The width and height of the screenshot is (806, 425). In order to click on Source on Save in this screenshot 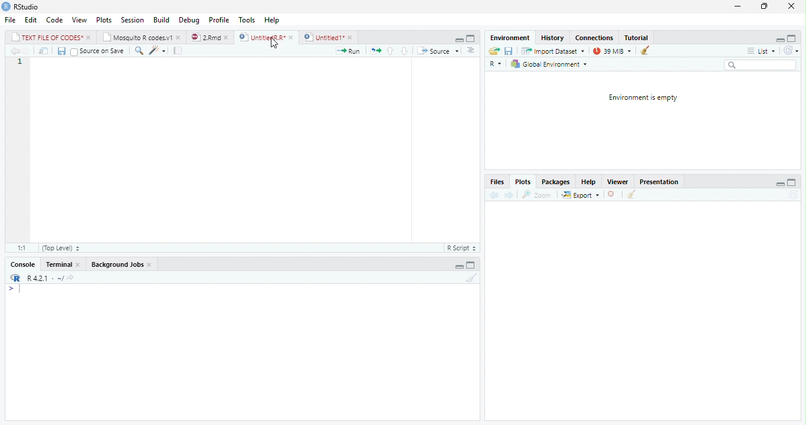, I will do `click(97, 51)`.